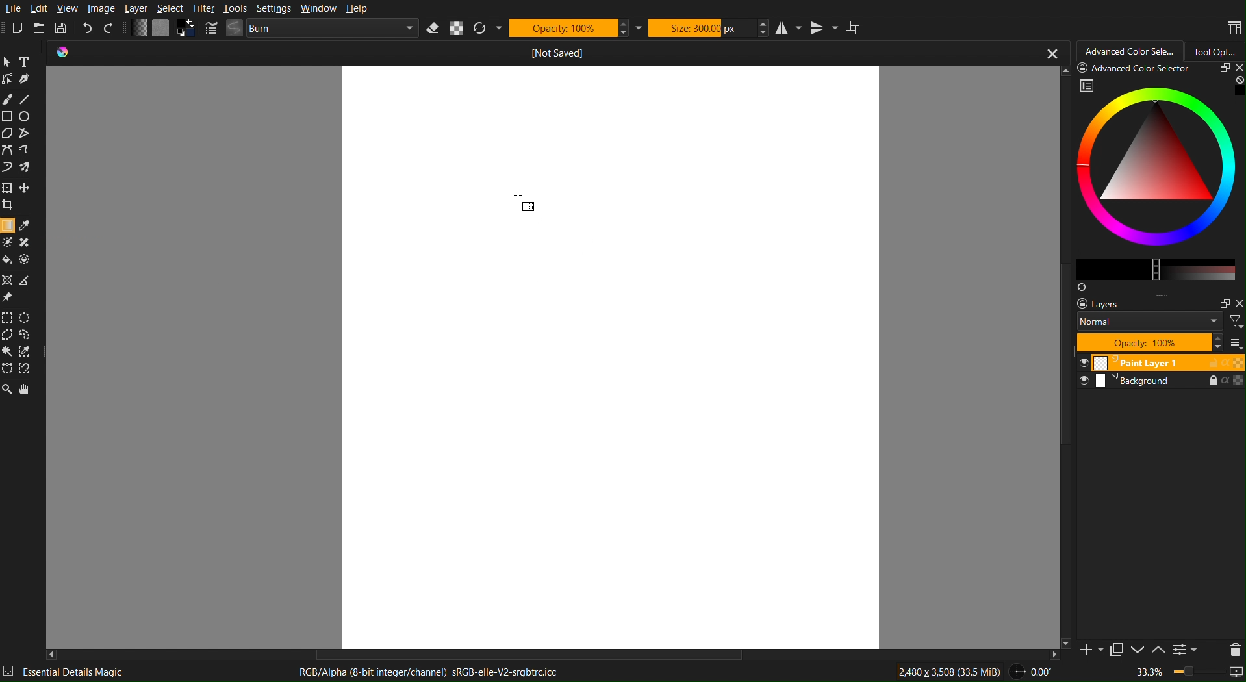 This screenshot has height=682, width=1246. Describe the element at coordinates (355, 9) in the screenshot. I see `Help` at that location.